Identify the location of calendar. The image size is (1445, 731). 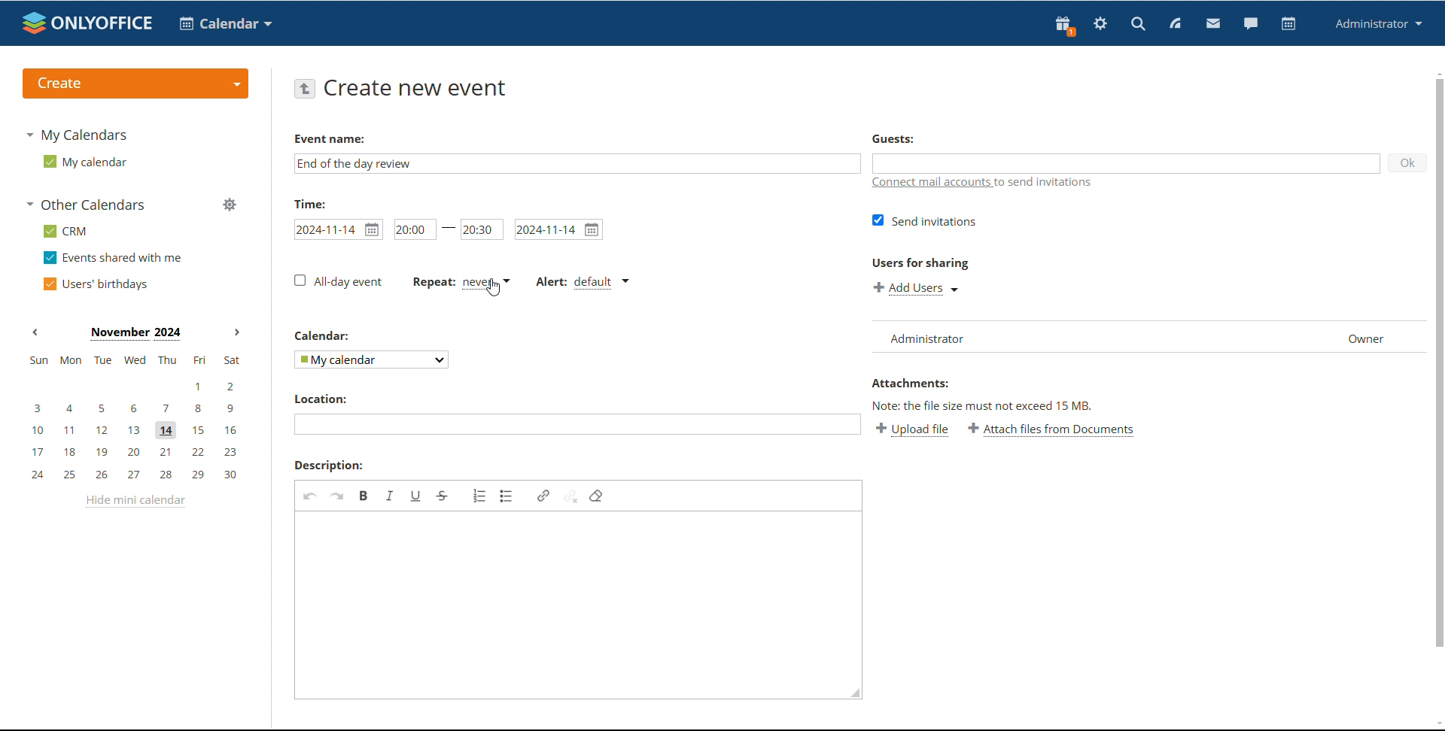
(226, 23).